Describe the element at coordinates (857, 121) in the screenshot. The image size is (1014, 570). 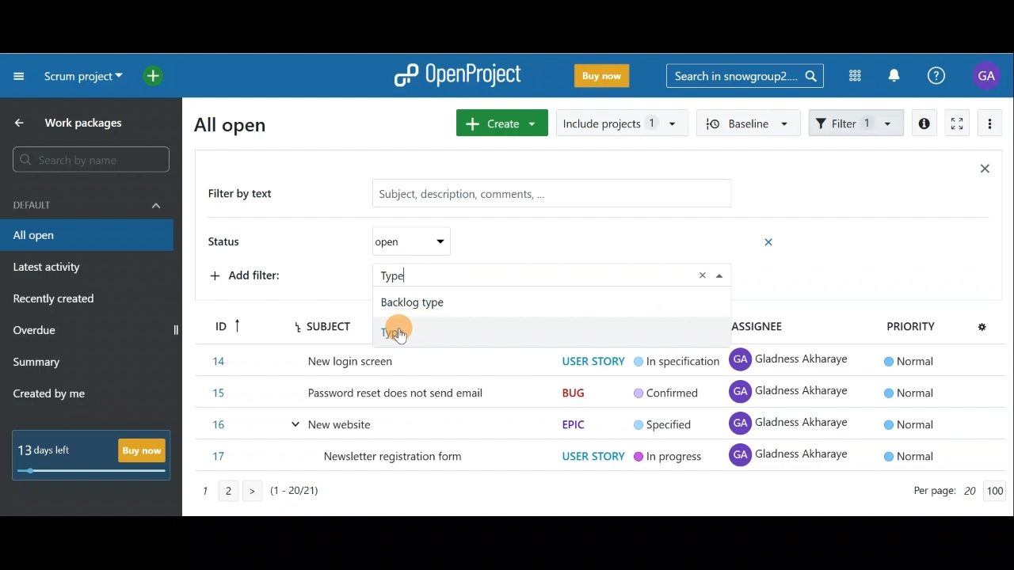
I see `Filter` at that location.